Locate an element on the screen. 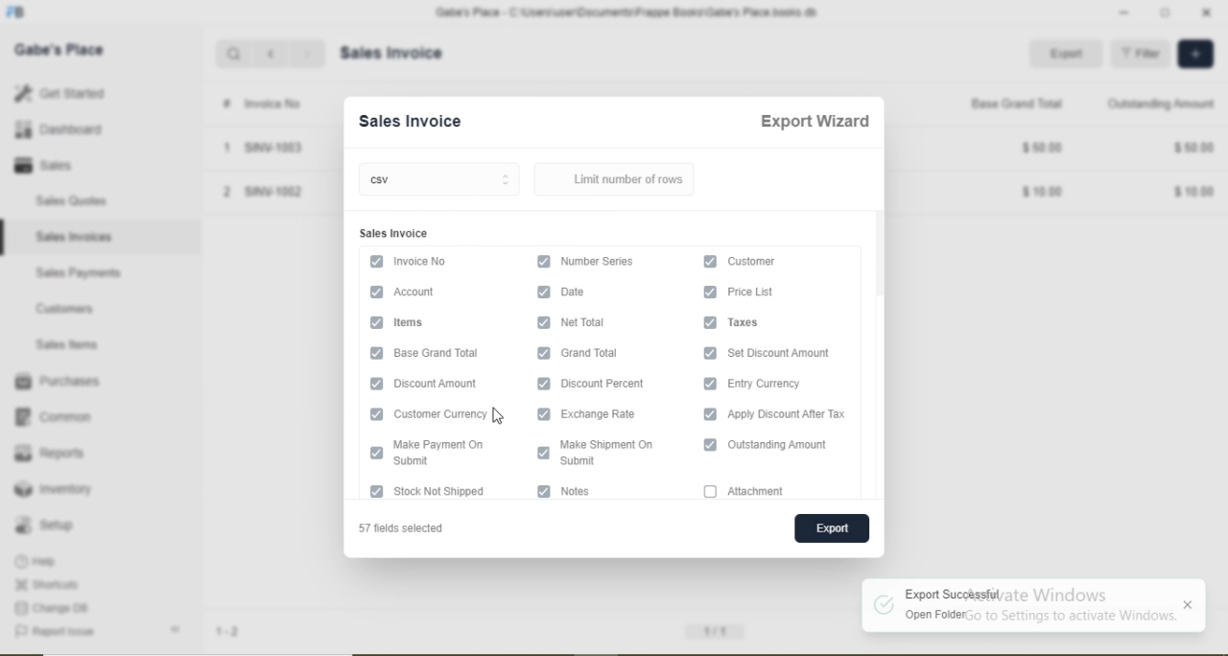  ‘Net Total is located at coordinates (597, 322).